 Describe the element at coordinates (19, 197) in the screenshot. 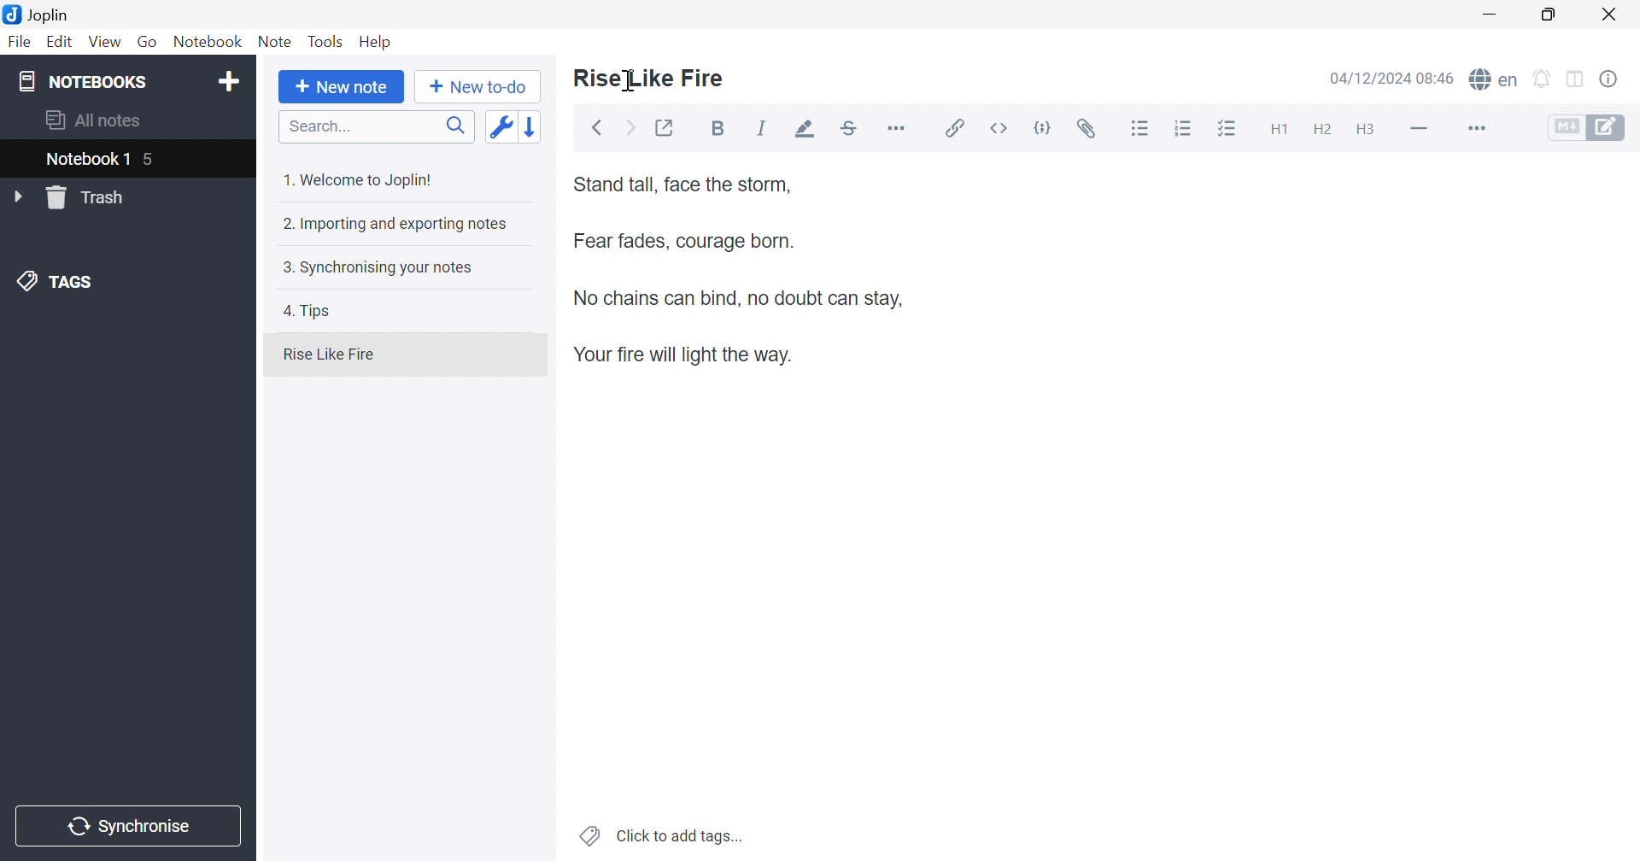

I see `Drop Down` at that location.